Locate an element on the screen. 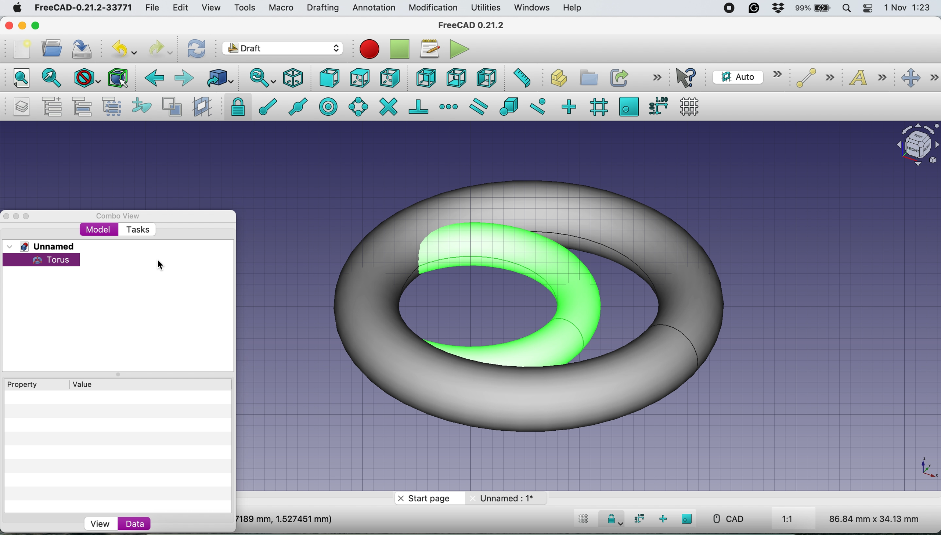  current working plane is located at coordinates (747, 76).